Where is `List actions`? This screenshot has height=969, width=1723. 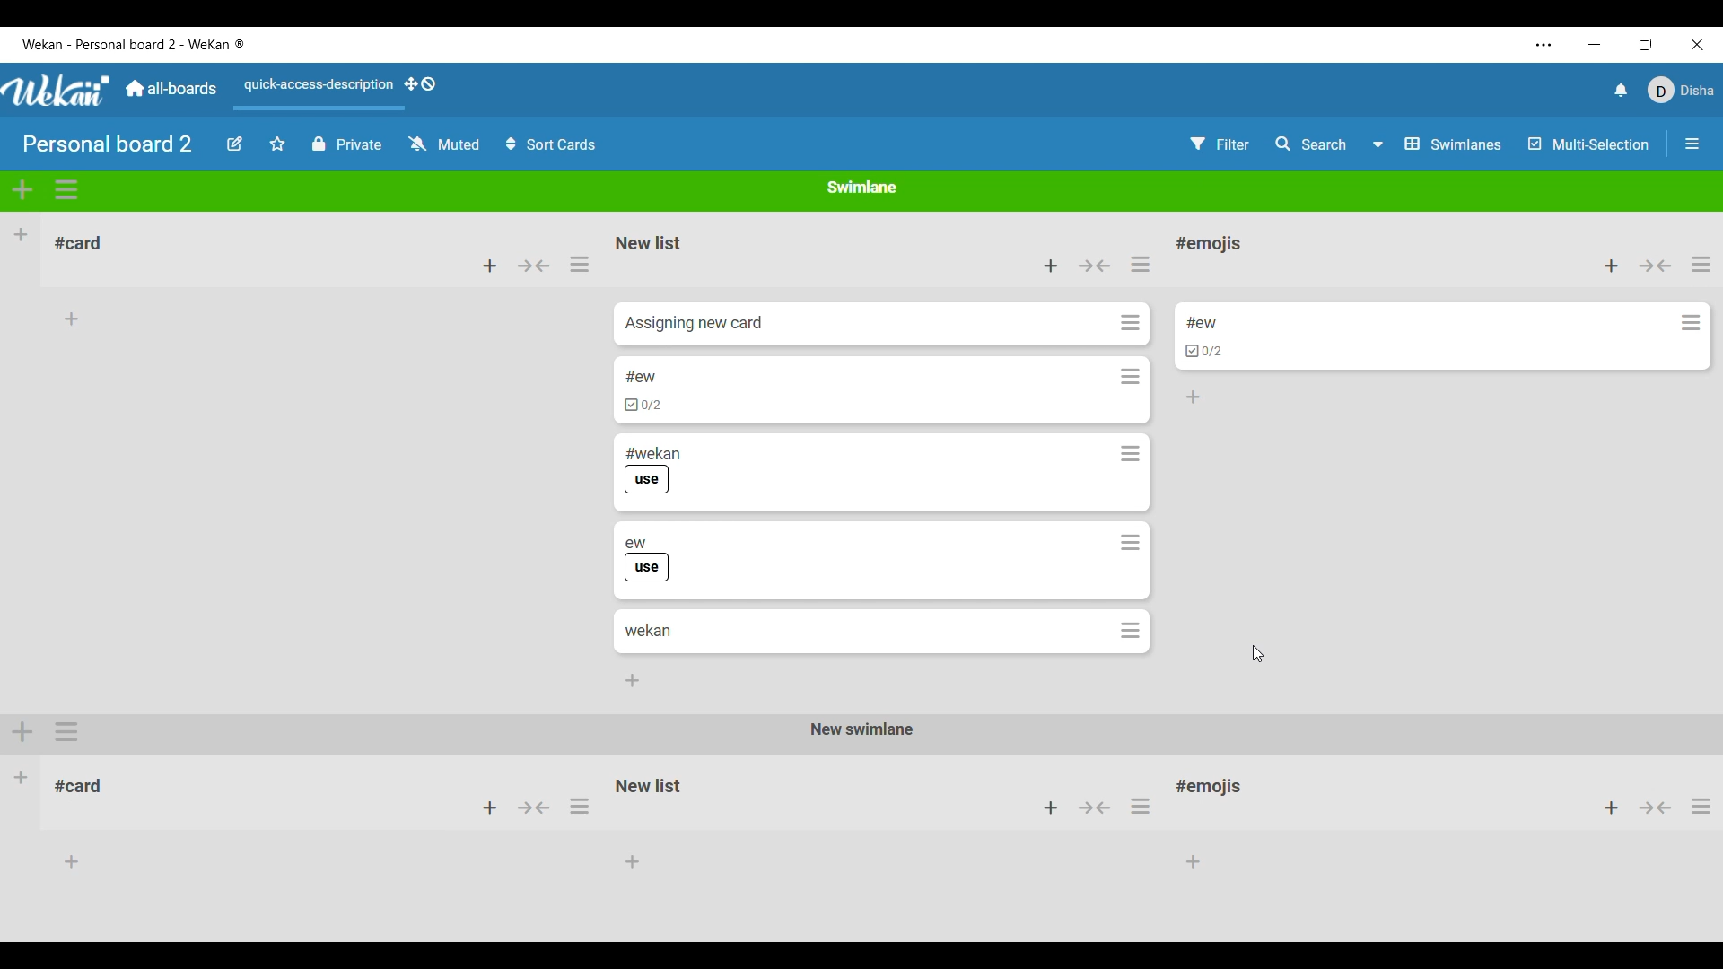 List actions is located at coordinates (1141, 264).